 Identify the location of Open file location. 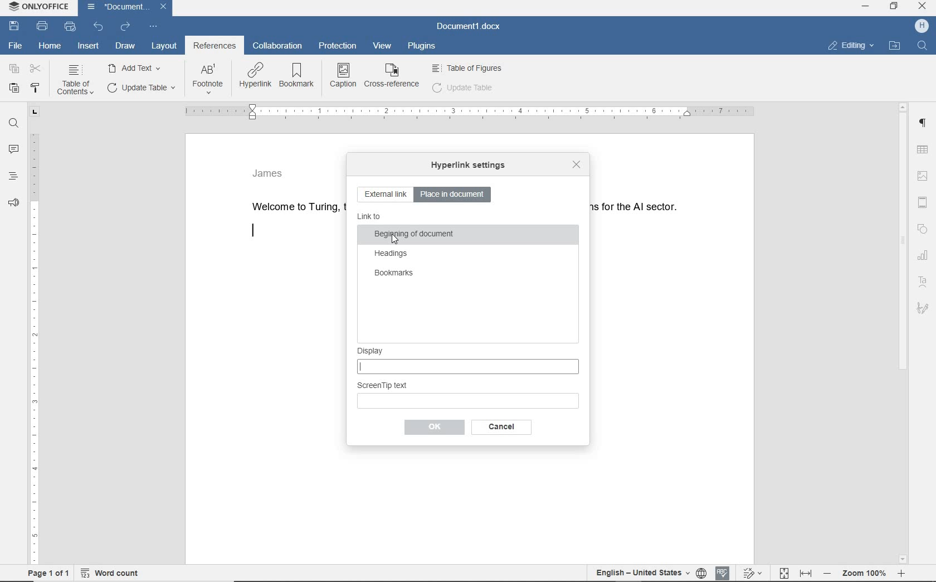
(898, 43).